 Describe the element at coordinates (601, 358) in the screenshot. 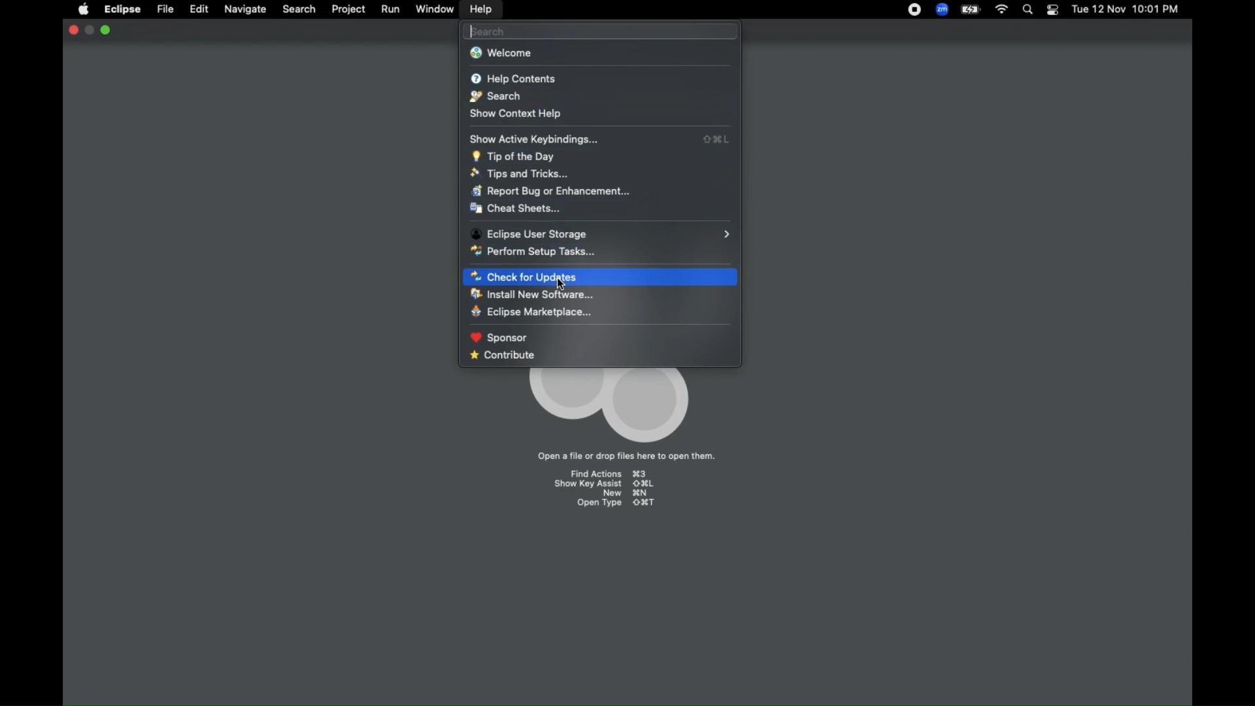

I see `Contribute` at that location.